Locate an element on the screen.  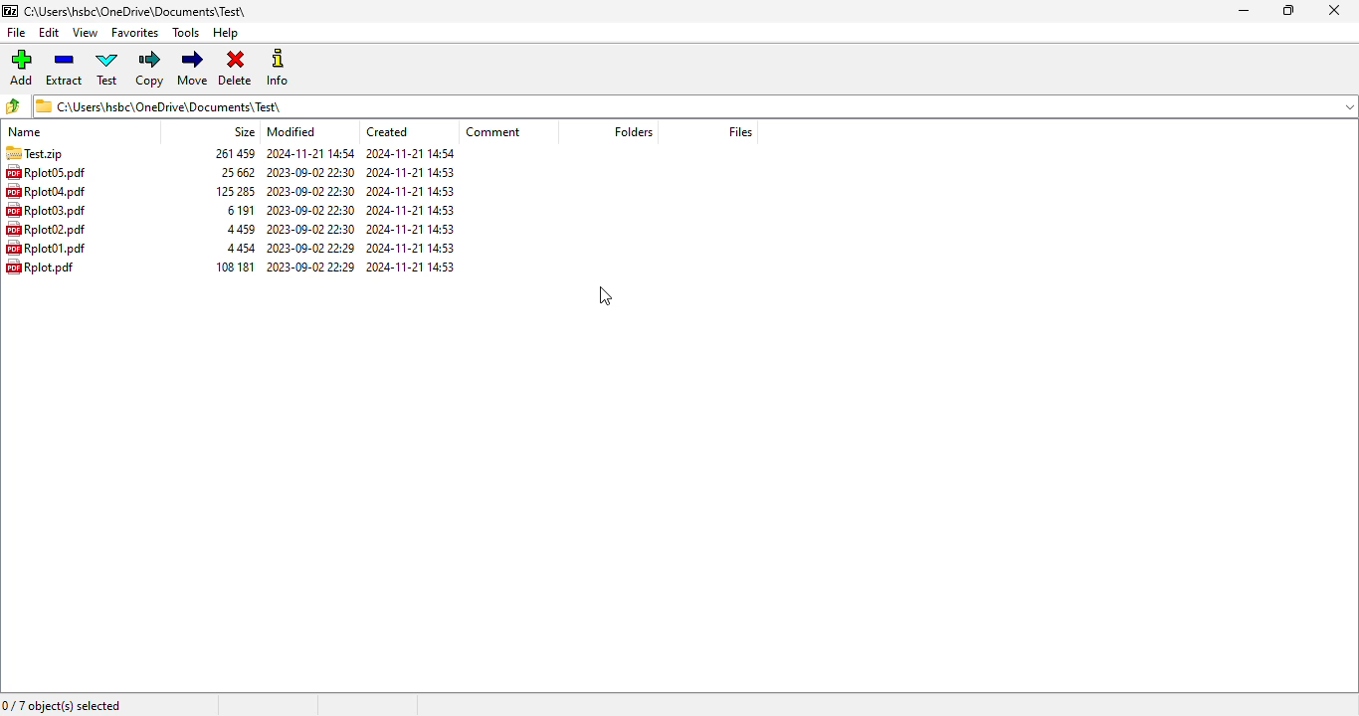
created date & time is located at coordinates (412, 173).